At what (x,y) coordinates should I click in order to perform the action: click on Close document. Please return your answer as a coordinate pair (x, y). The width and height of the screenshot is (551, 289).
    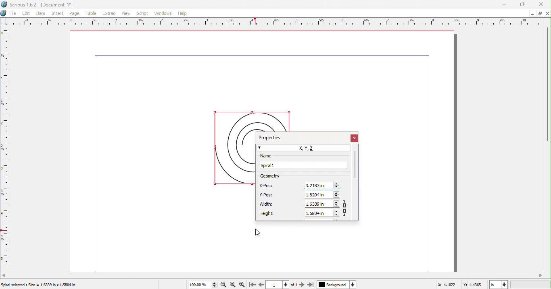
    Looking at the image, I should click on (548, 13).